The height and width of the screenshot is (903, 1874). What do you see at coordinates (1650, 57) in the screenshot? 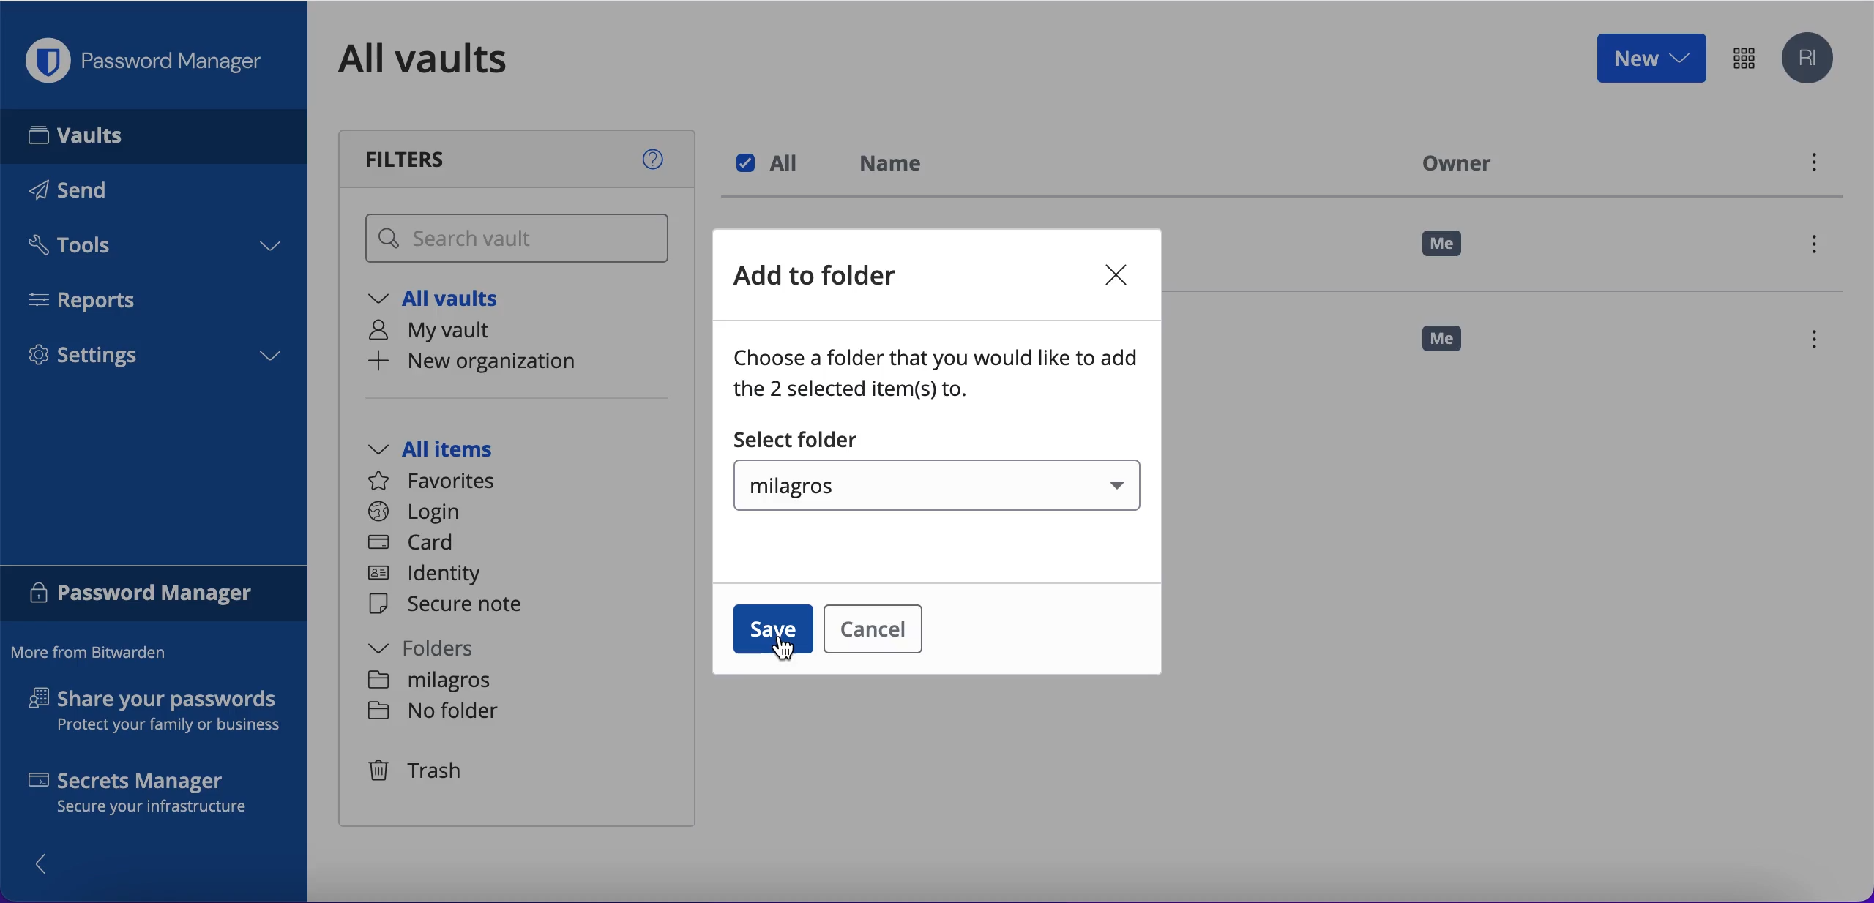
I see `new` at bounding box center [1650, 57].